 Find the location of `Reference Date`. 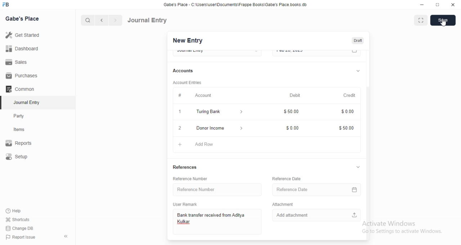

Reference Date is located at coordinates (287, 178).